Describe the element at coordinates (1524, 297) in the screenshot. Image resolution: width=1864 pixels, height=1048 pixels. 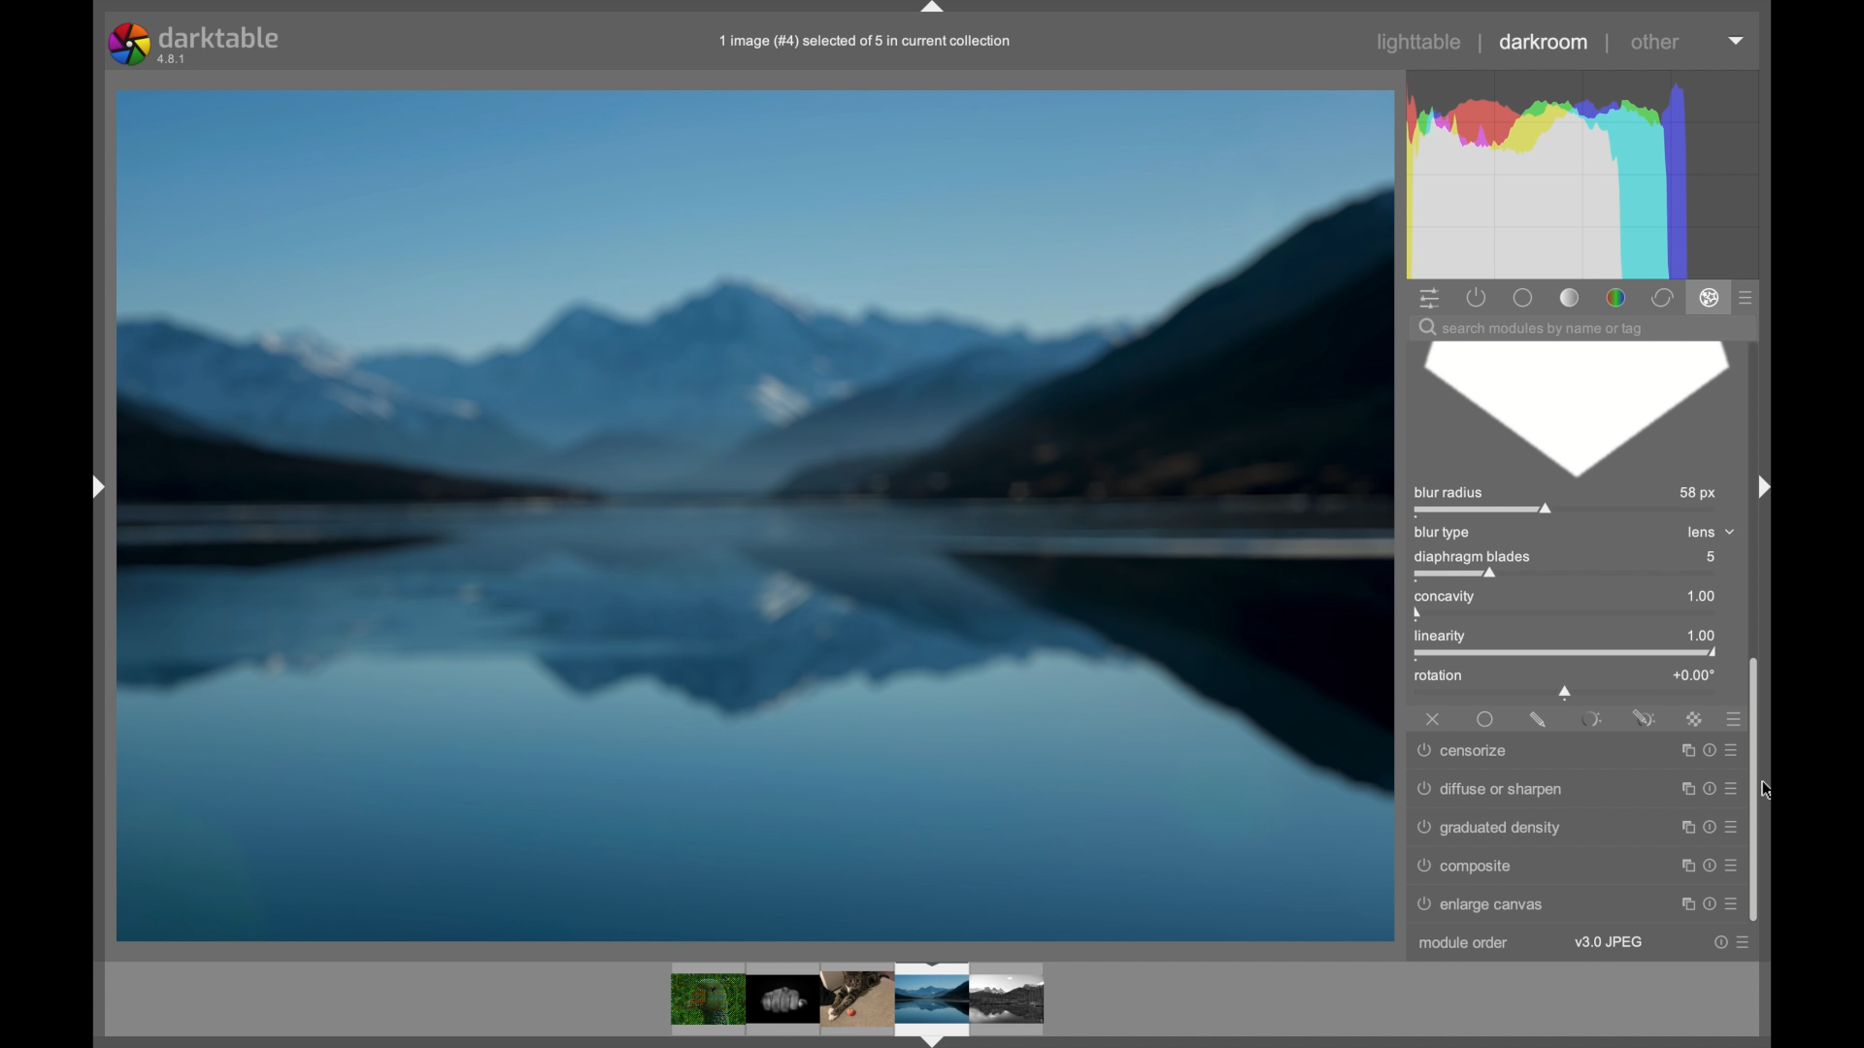
I see `base` at that location.